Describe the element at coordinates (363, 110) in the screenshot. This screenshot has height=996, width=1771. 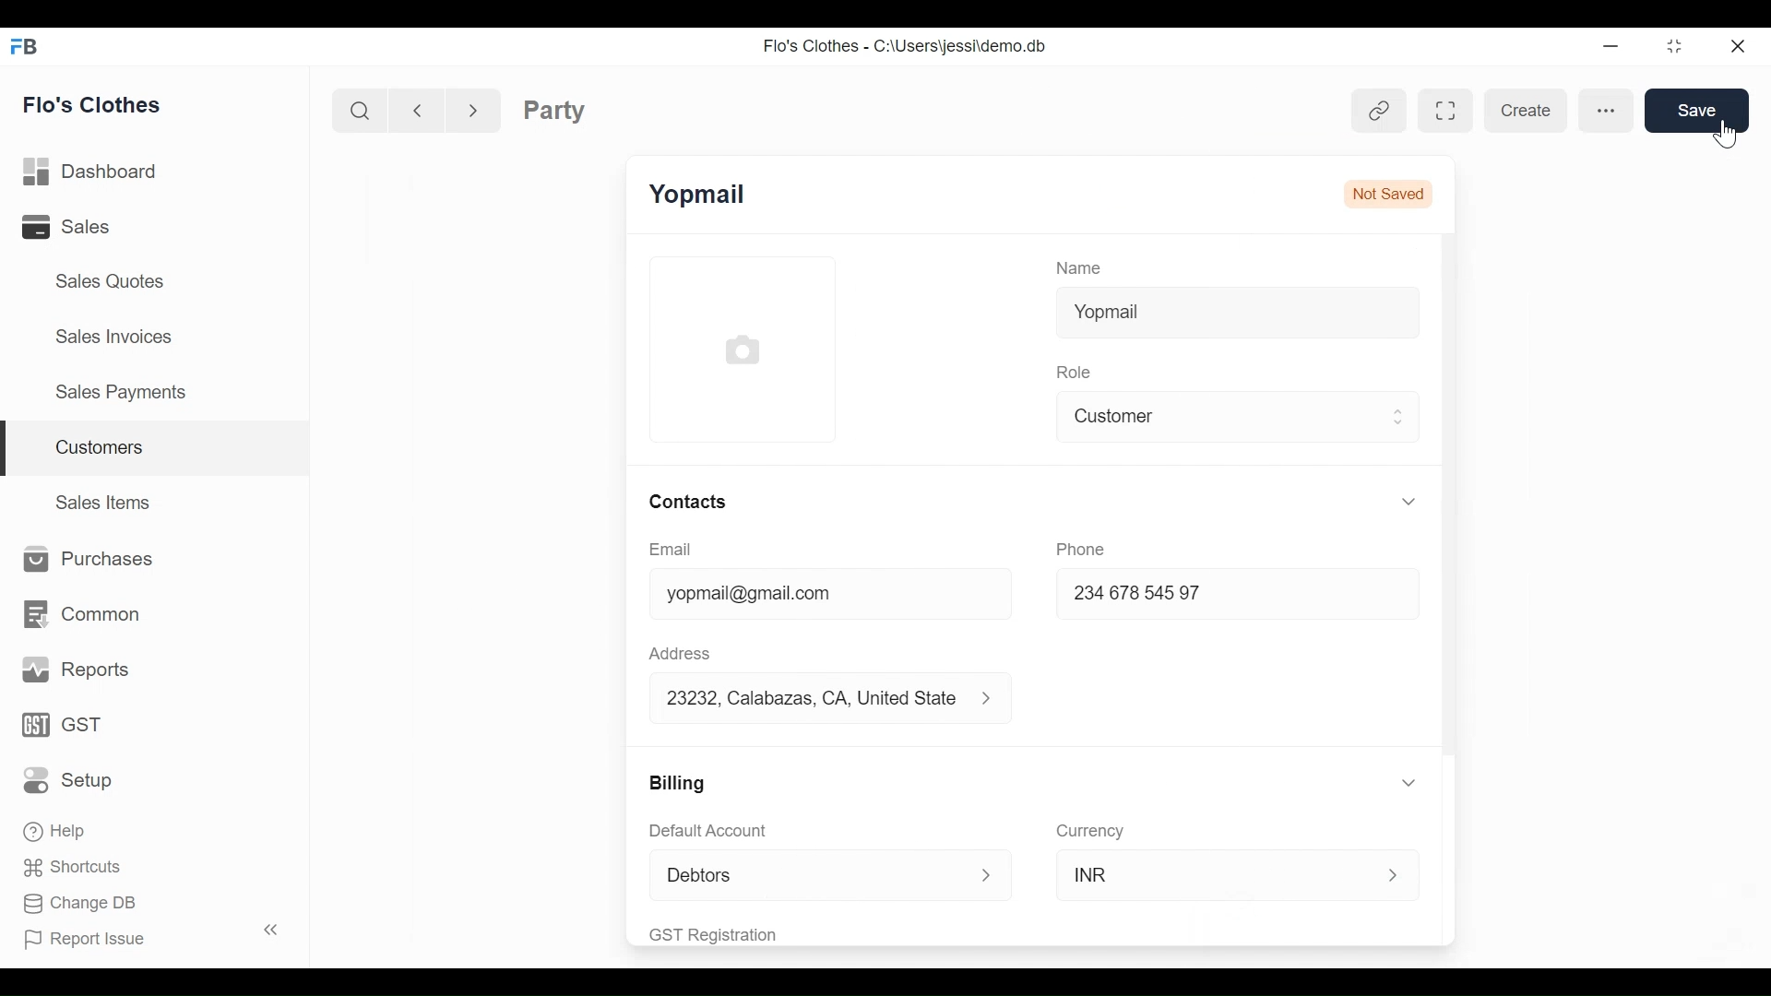
I see `Search` at that location.